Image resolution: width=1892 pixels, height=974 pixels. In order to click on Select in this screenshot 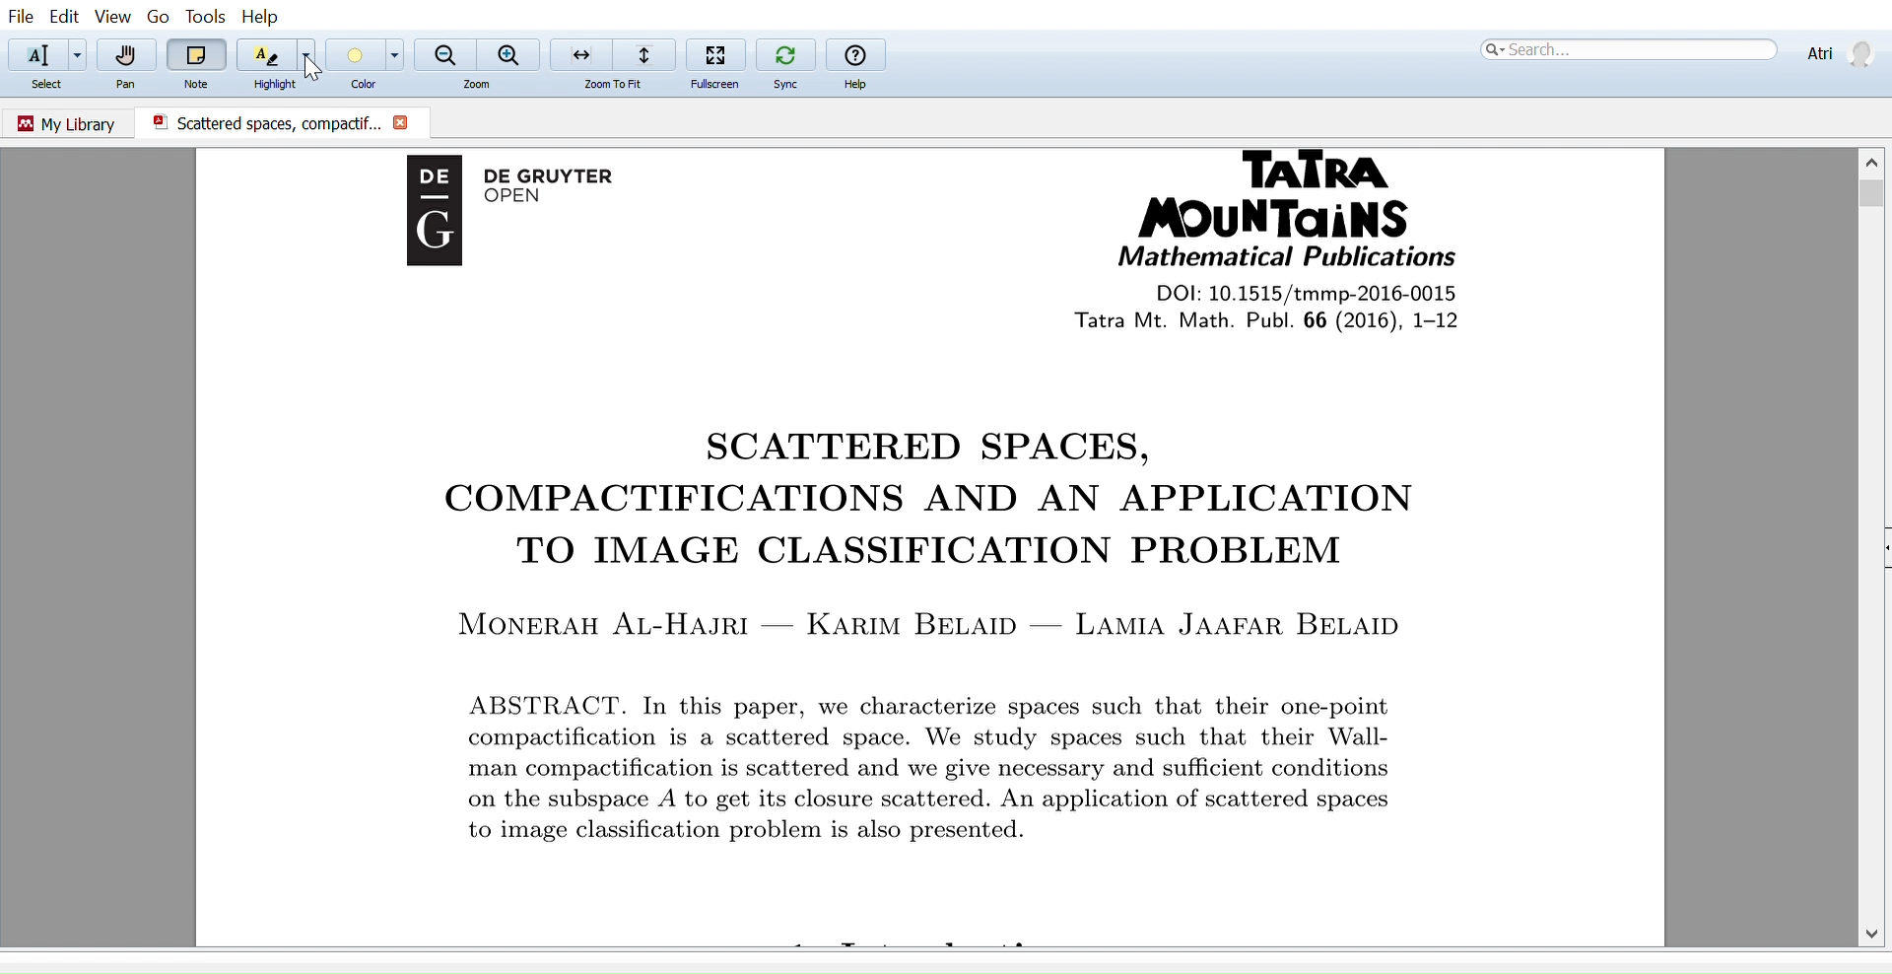, I will do `click(54, 86)`.